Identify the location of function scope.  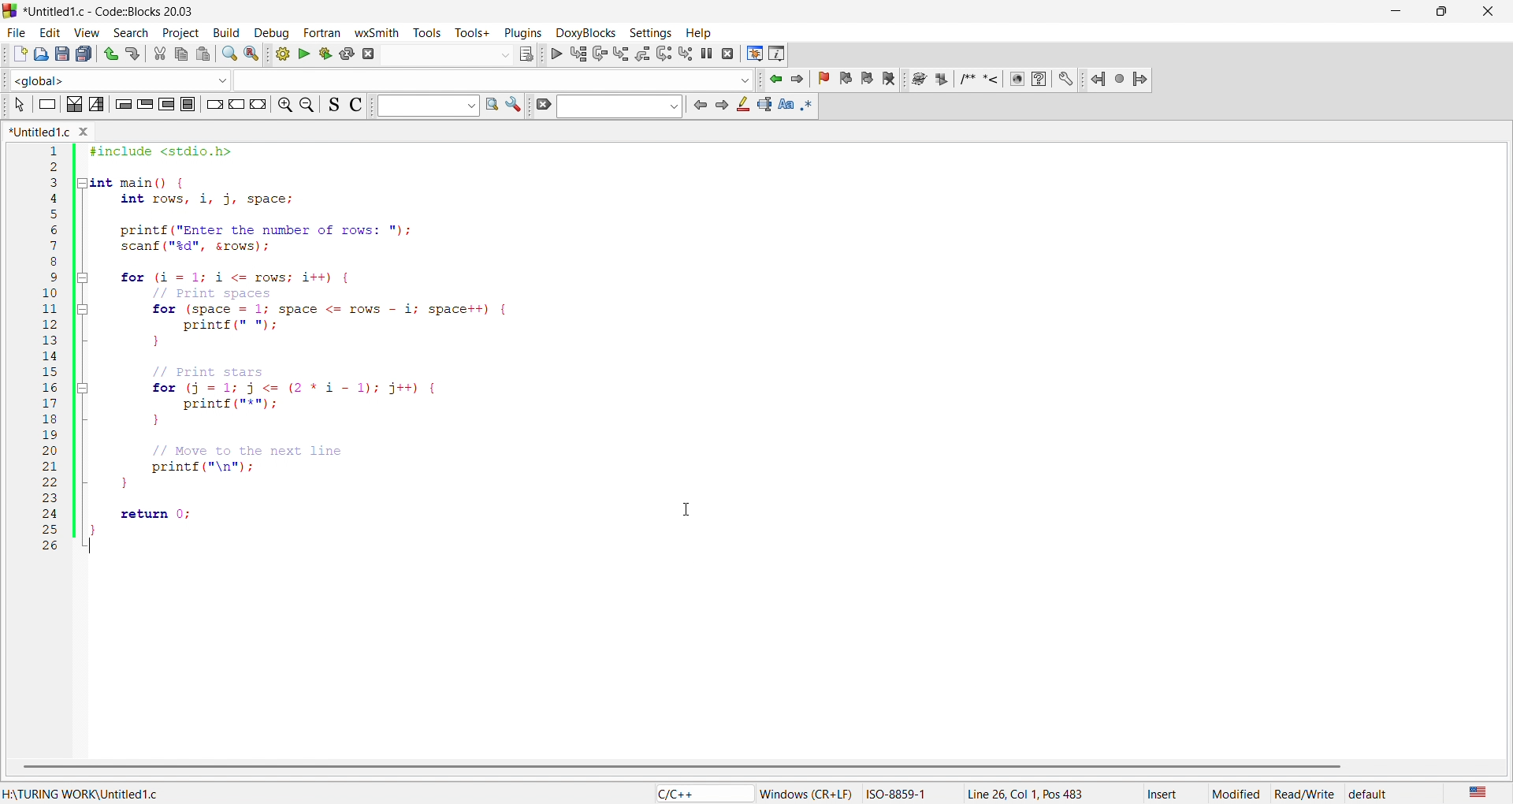
(117, 80).